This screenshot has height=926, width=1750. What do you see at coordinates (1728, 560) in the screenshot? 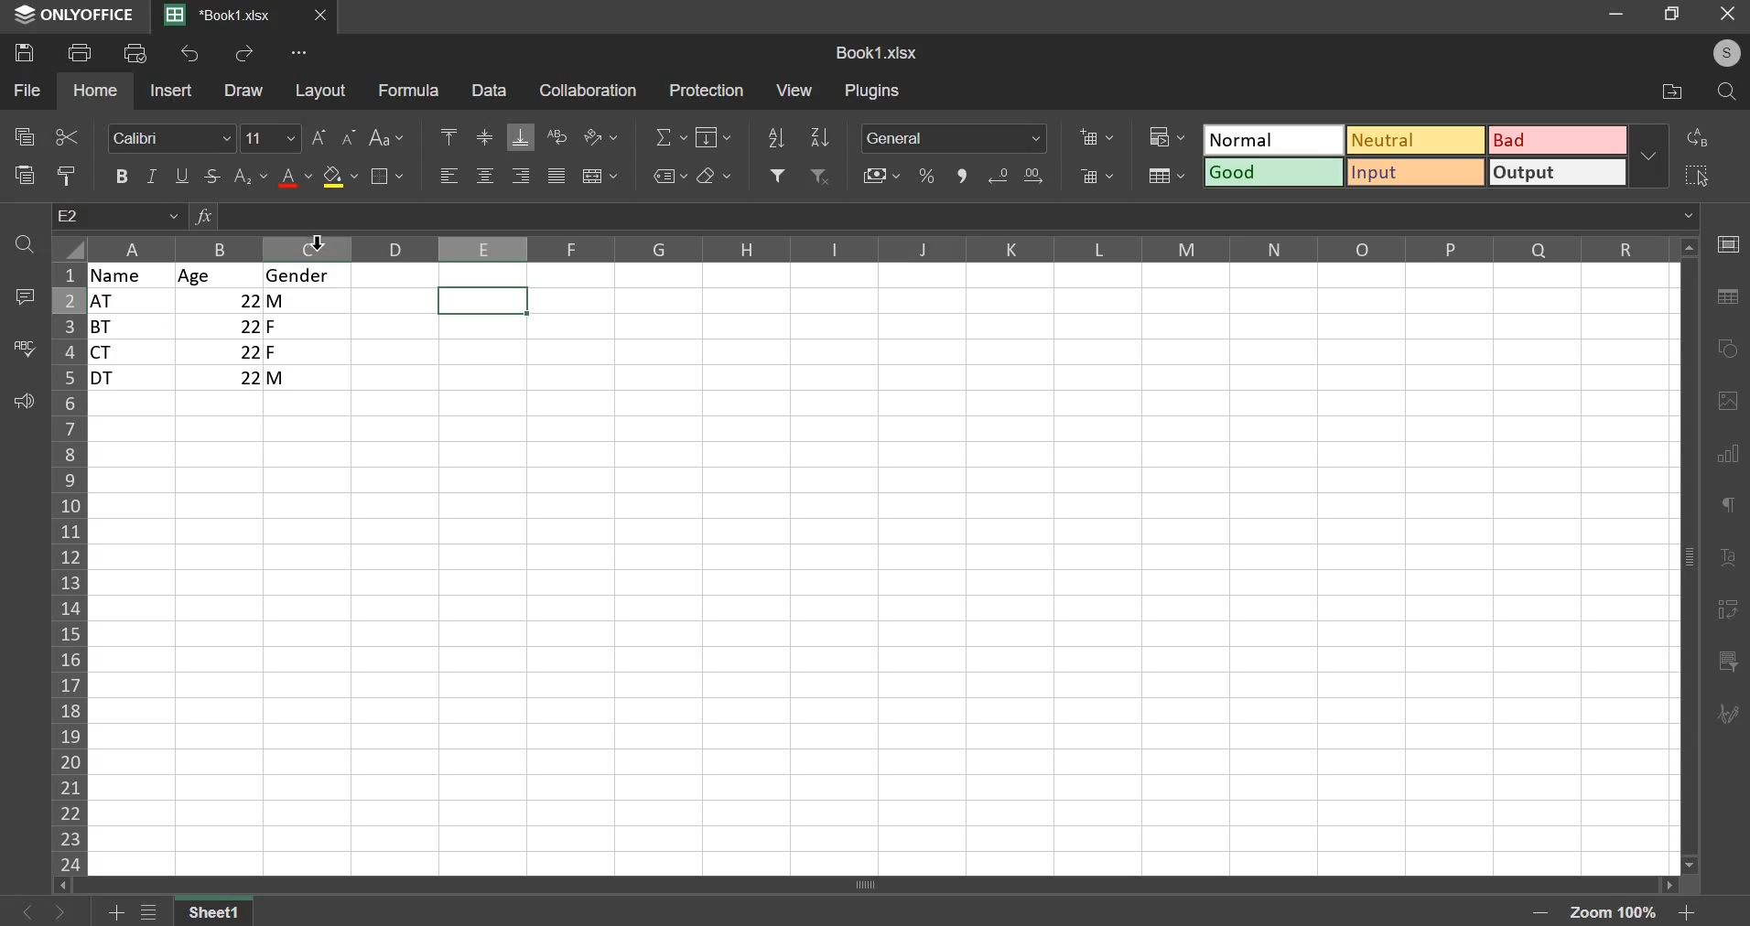
I see `text art` at bounding box center [1728, 560].